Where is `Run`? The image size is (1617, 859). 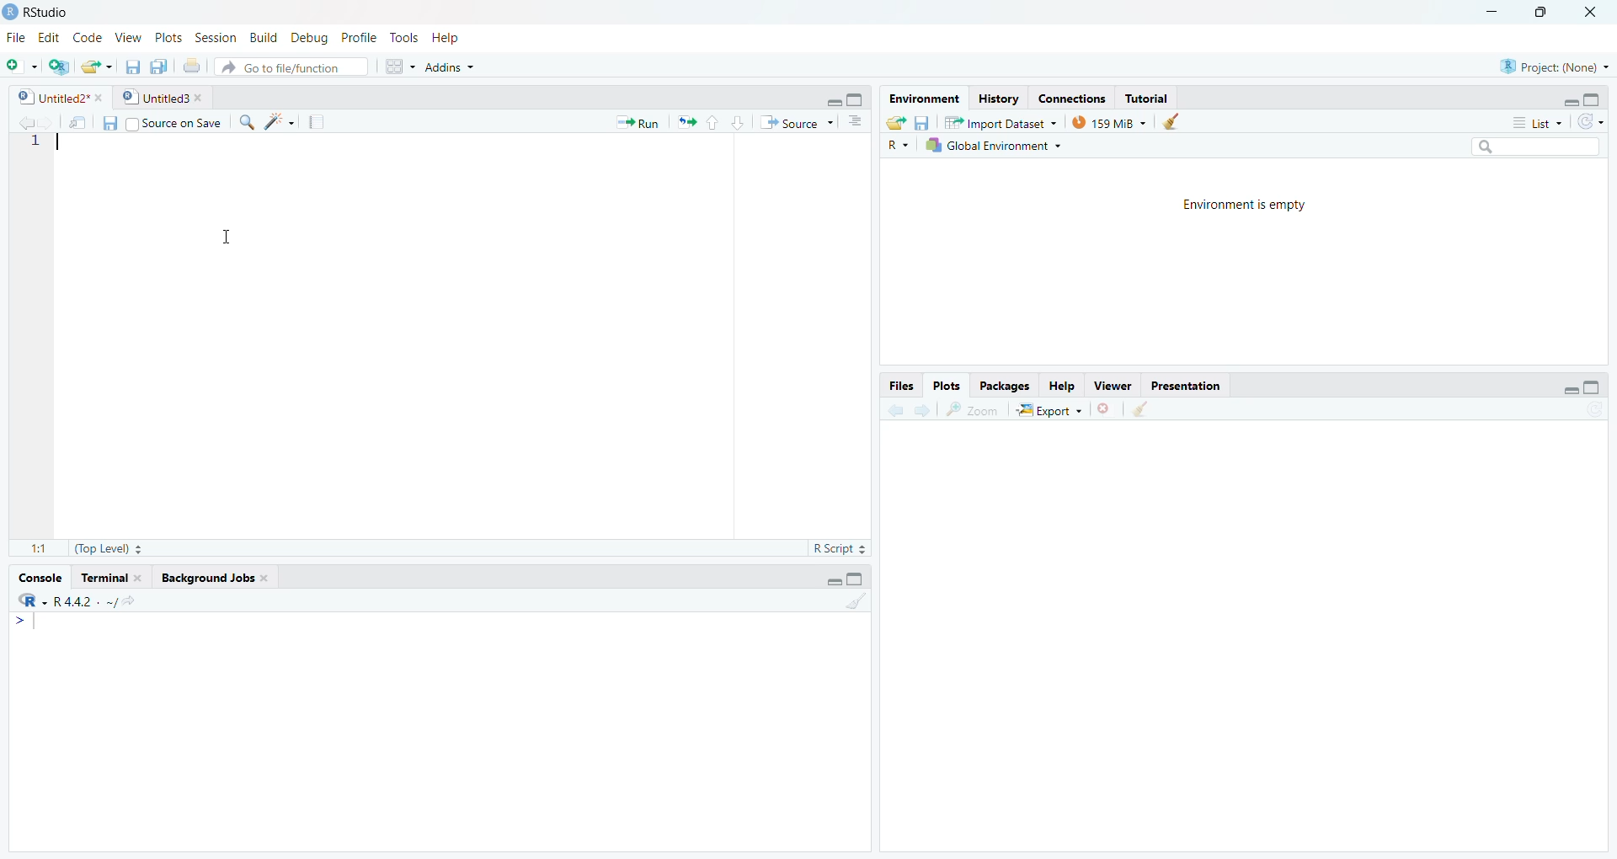
Run is located at coordinates (639, 121).